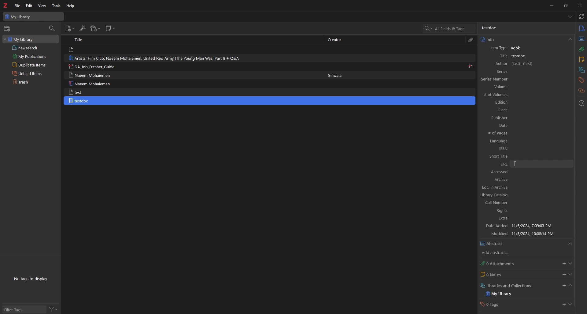 The image size is (587, 314). What do you see at coordinates (52, 28) in the screenshot?
I see `filter items` at bounding box center [52, 28].